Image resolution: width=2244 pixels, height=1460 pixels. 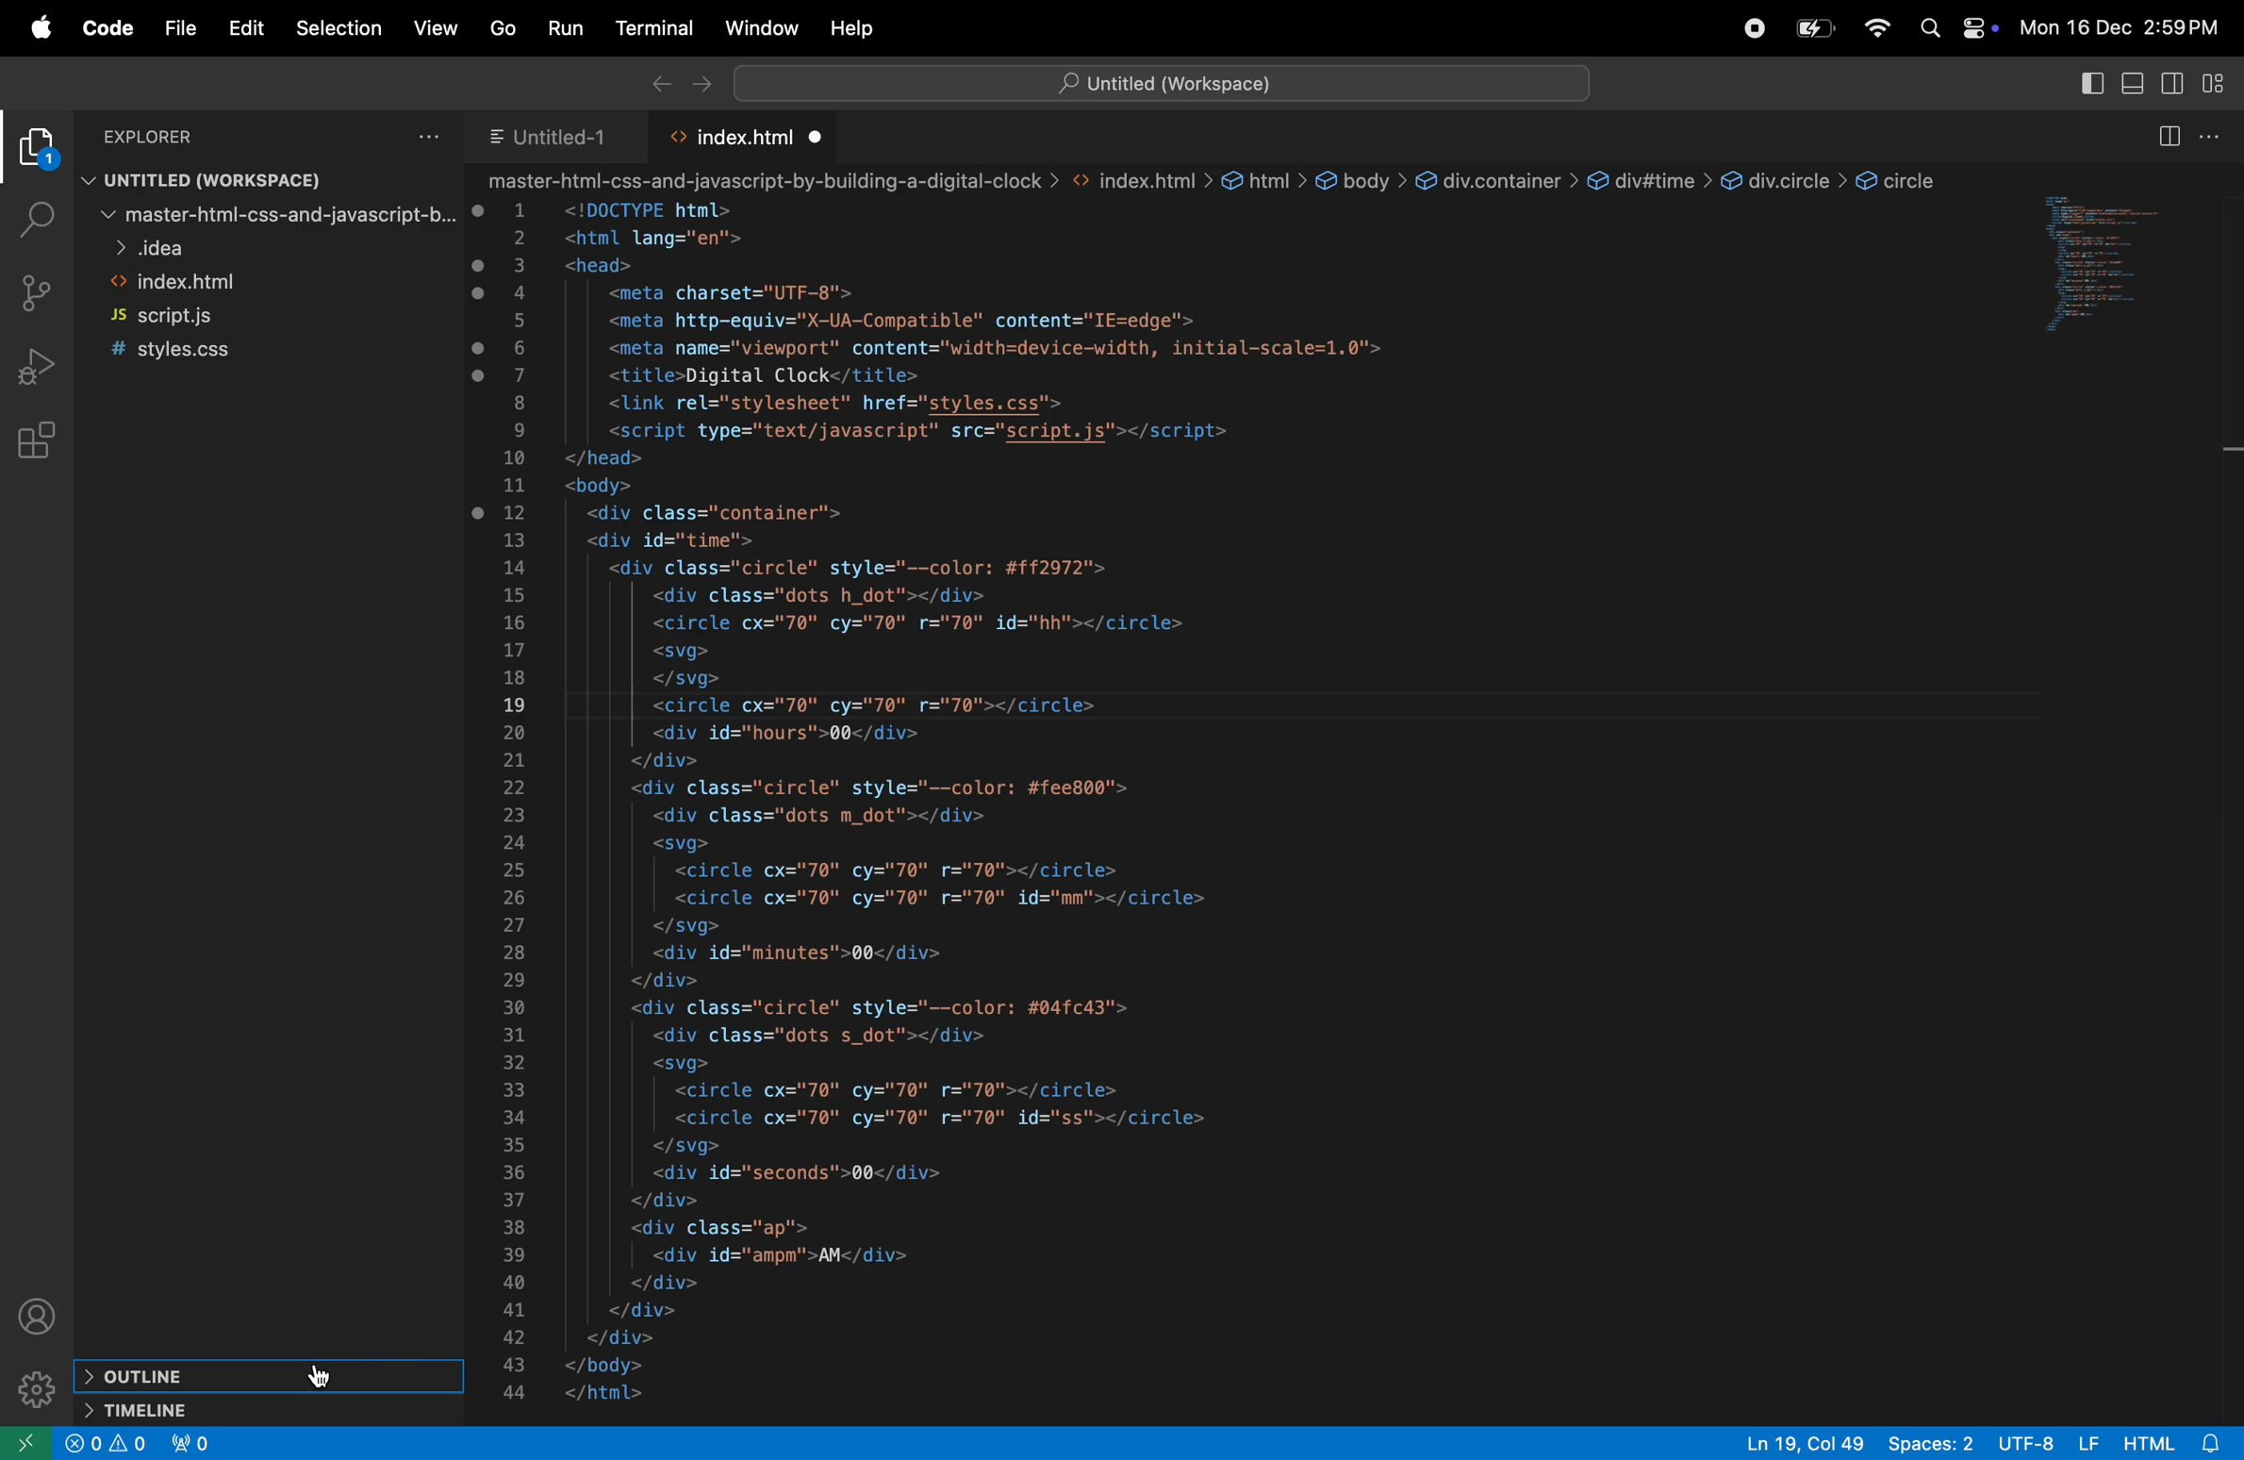 What do you see at coordinates (2047, 1444) in the screenshot?
I see `urf 8` at bounding box center [2047, 1444].